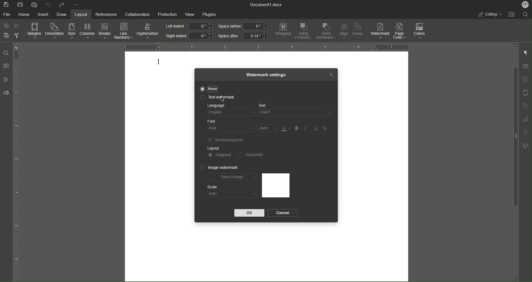 Image resolution: width=532 pixels, height=282 pixels. Describe the element at coordinates (232, 111) in the screenshot. I see `Language` at that location.